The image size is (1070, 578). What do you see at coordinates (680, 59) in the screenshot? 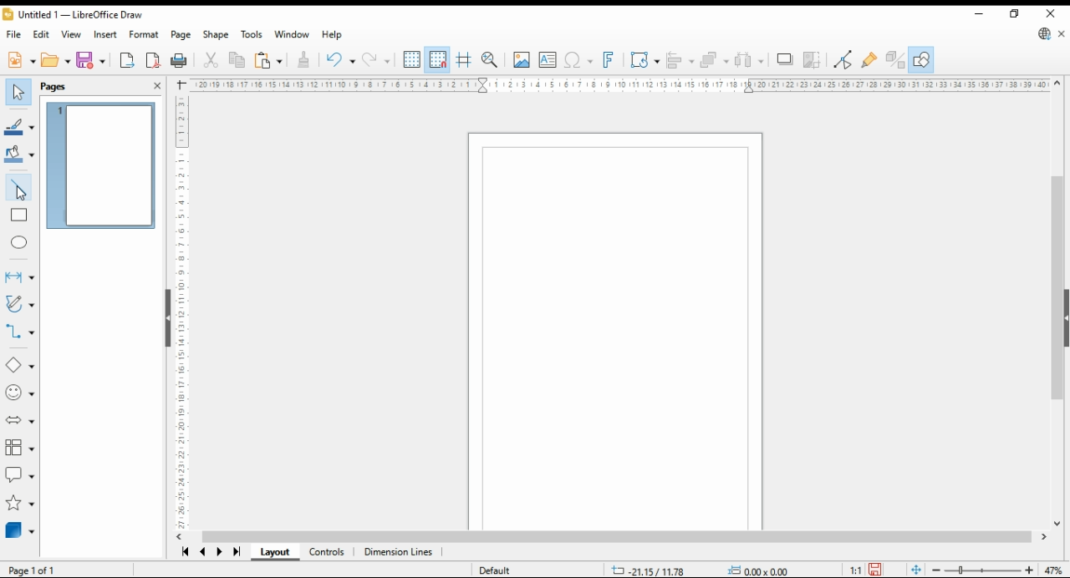
I see `align objects` at bounding box center [680, 59].